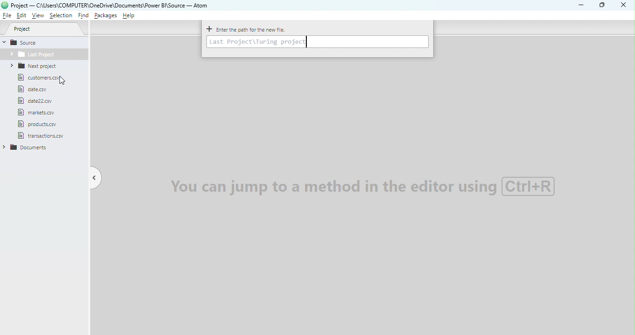  What do you see at coordinates (83, 16) in the screenshot?
I see `Find` at bounding box center [83, 16].